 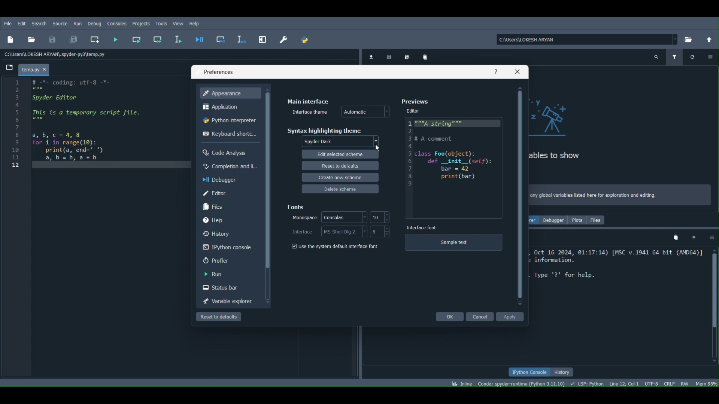 What do you see at coordinates (230, 206) in the screenshot?
I see `Files` at bounding box center [230, 206].